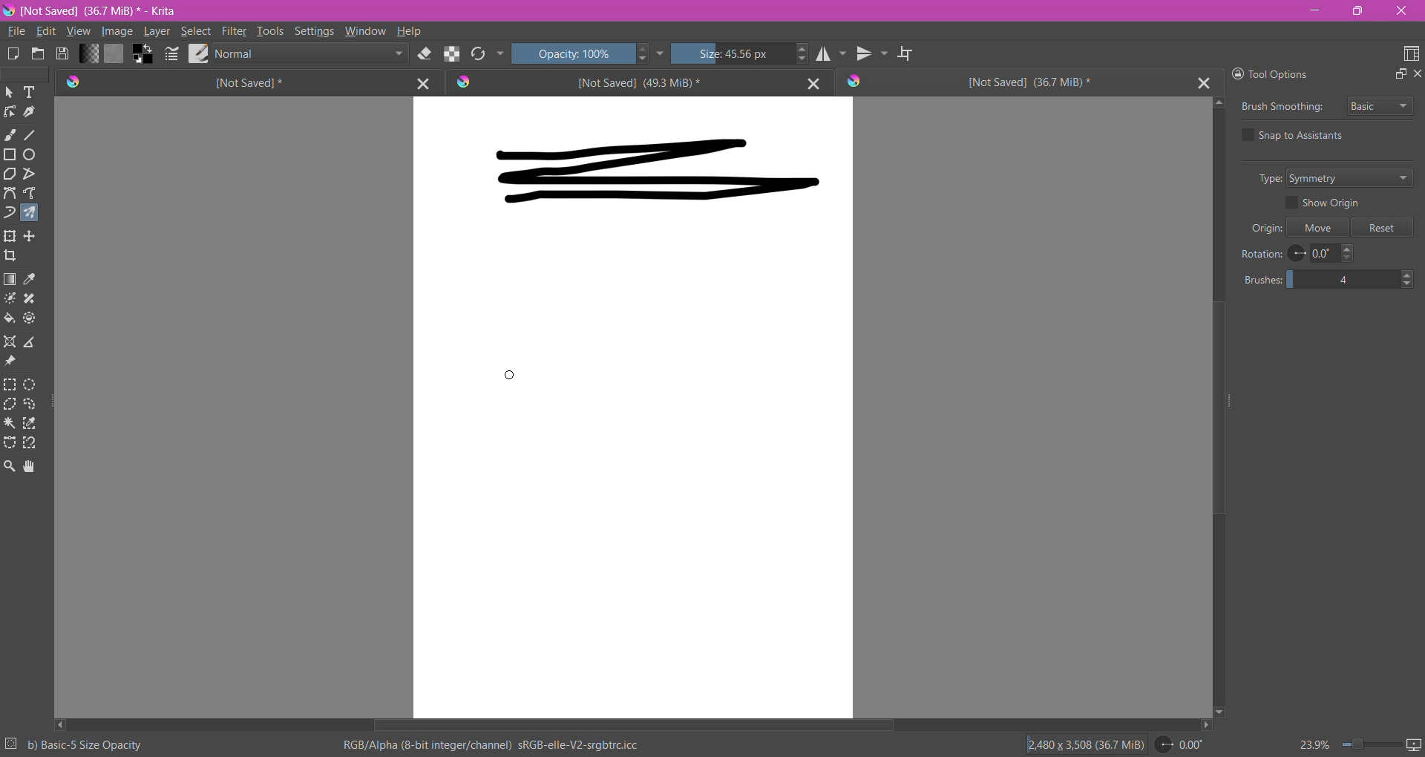  I want to click on Set the number of brushes, so click(1322, 280).